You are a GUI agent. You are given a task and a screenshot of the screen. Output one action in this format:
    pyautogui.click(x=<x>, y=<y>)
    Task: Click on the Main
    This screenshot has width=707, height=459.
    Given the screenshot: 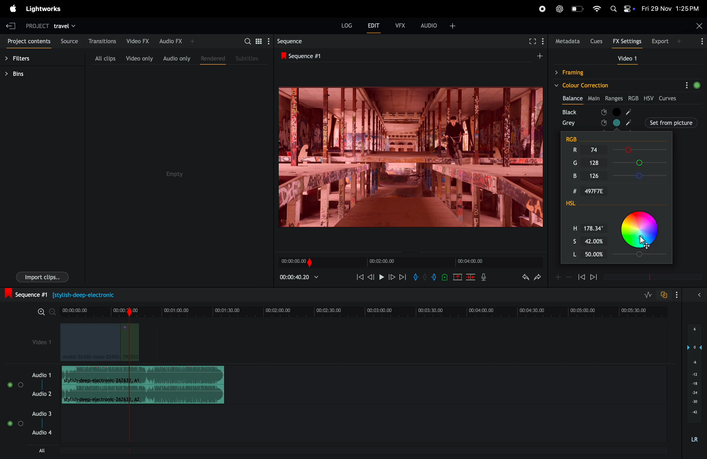 What is the action you would take?
    pyautogui.click(x=594, y=97)
    